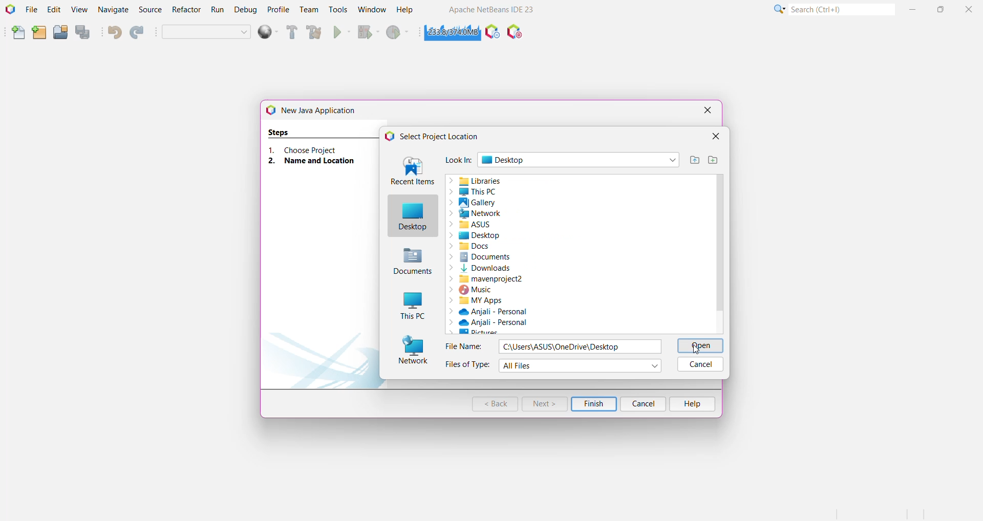 This screenshot has height=521, width=983. Describe the element at coordinates (502, 223) in the screenshot. I see `Asus` at that location.